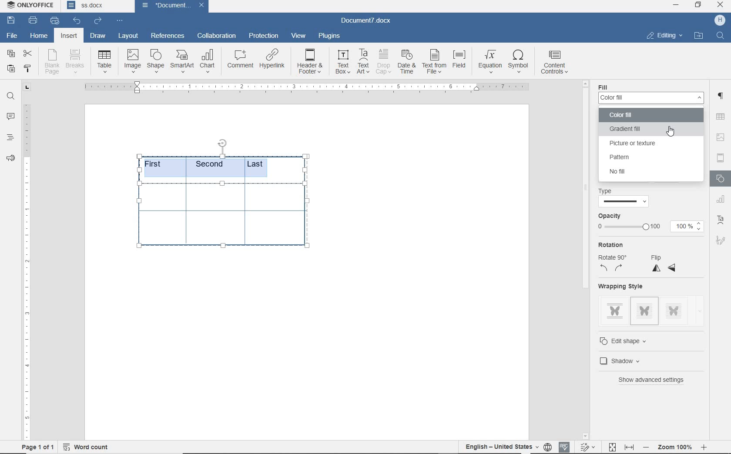  I want to click on document, so click(164, 5).